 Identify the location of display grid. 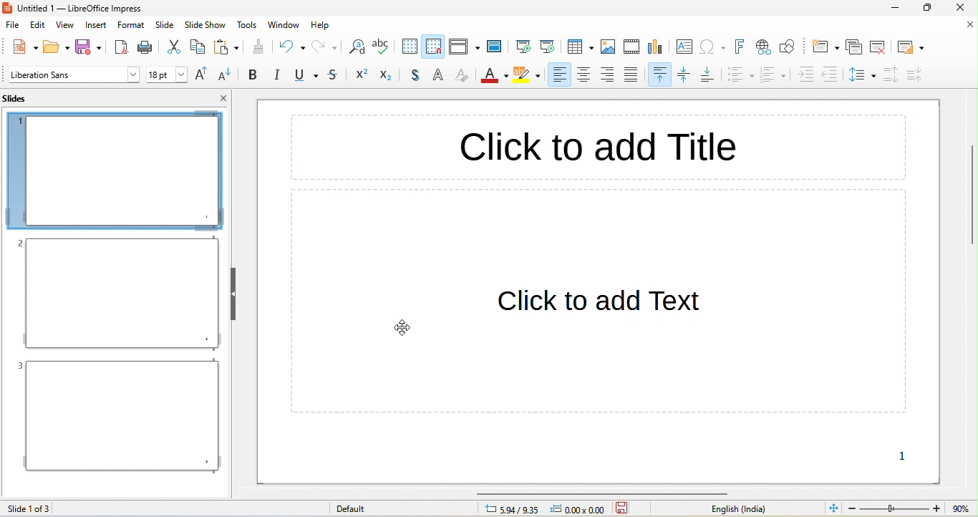
(408, 47).